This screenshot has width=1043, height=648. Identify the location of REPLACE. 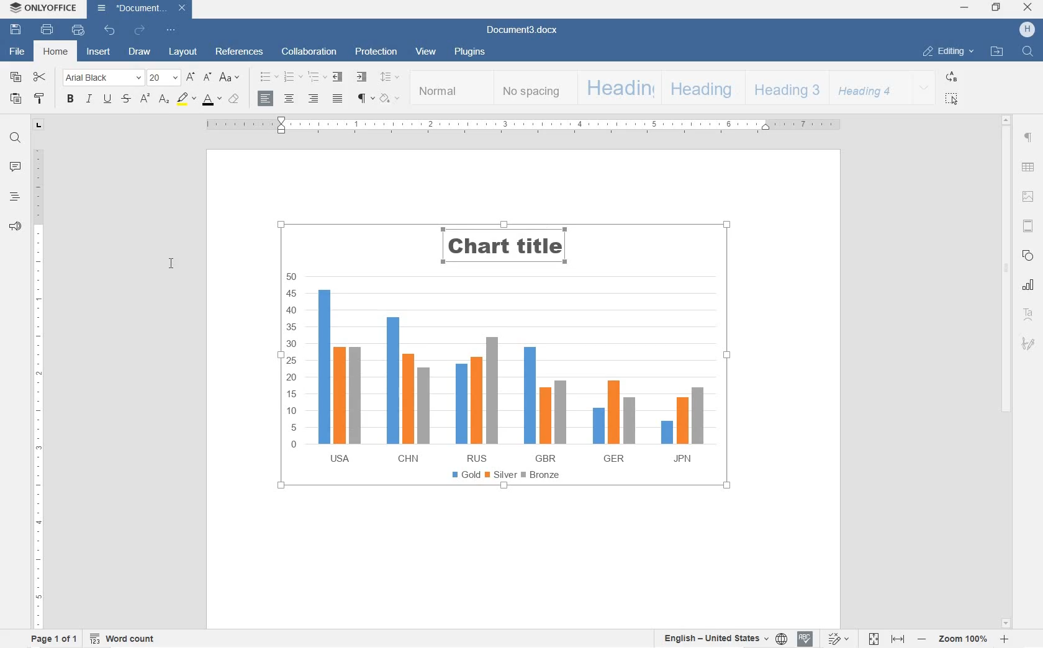
(950, 76).